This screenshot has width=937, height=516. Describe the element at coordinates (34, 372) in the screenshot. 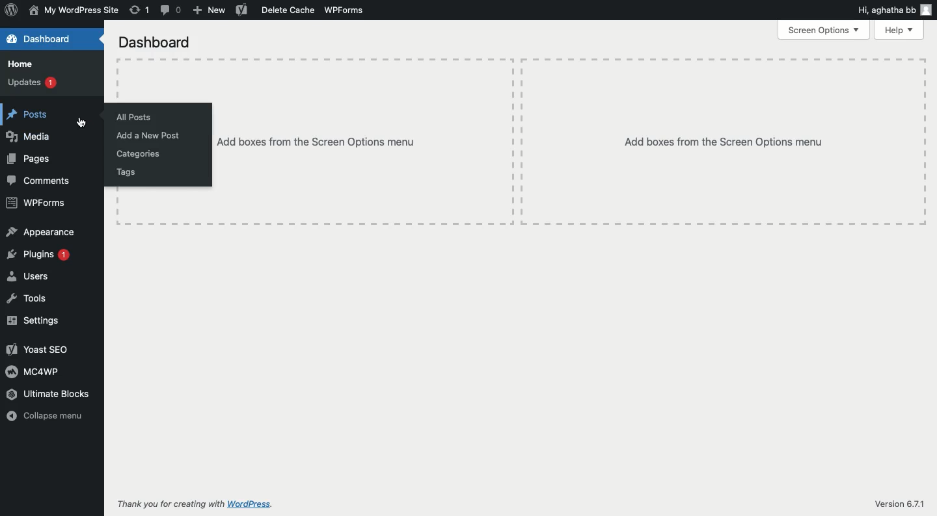

I see ` Mc4wp` at that location.